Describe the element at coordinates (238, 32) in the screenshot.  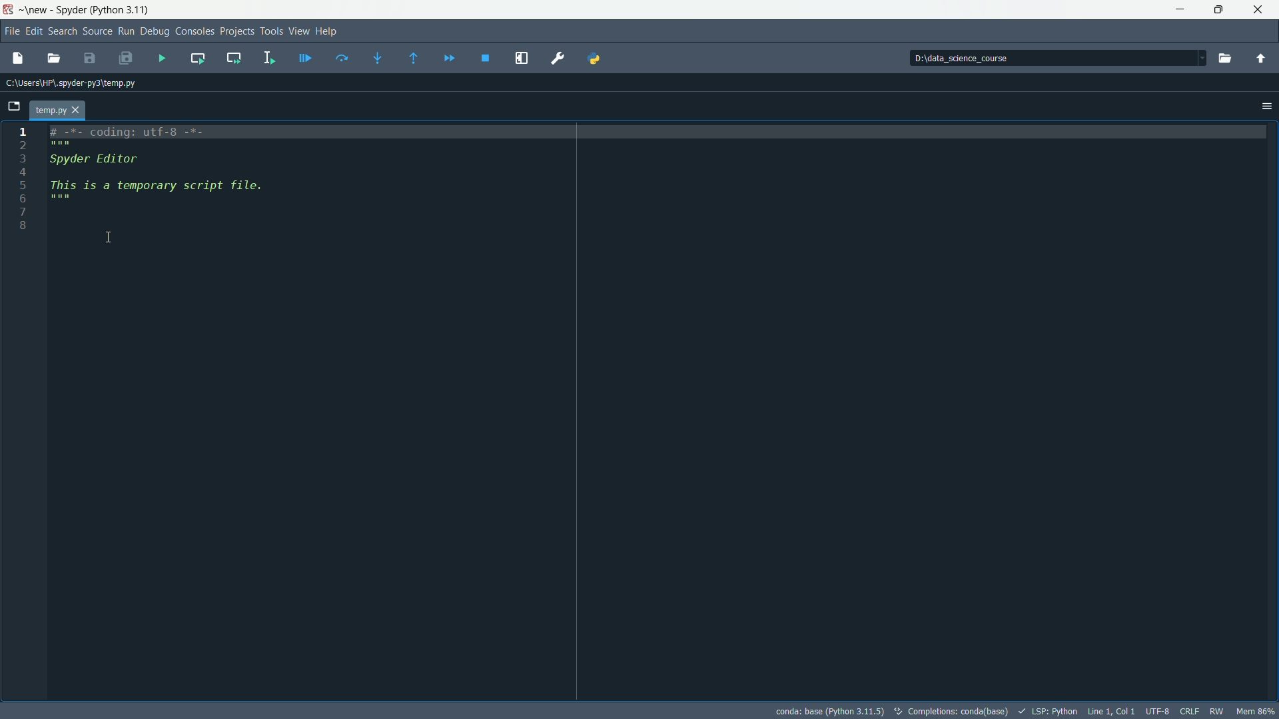
I see `projects menu` at that location.